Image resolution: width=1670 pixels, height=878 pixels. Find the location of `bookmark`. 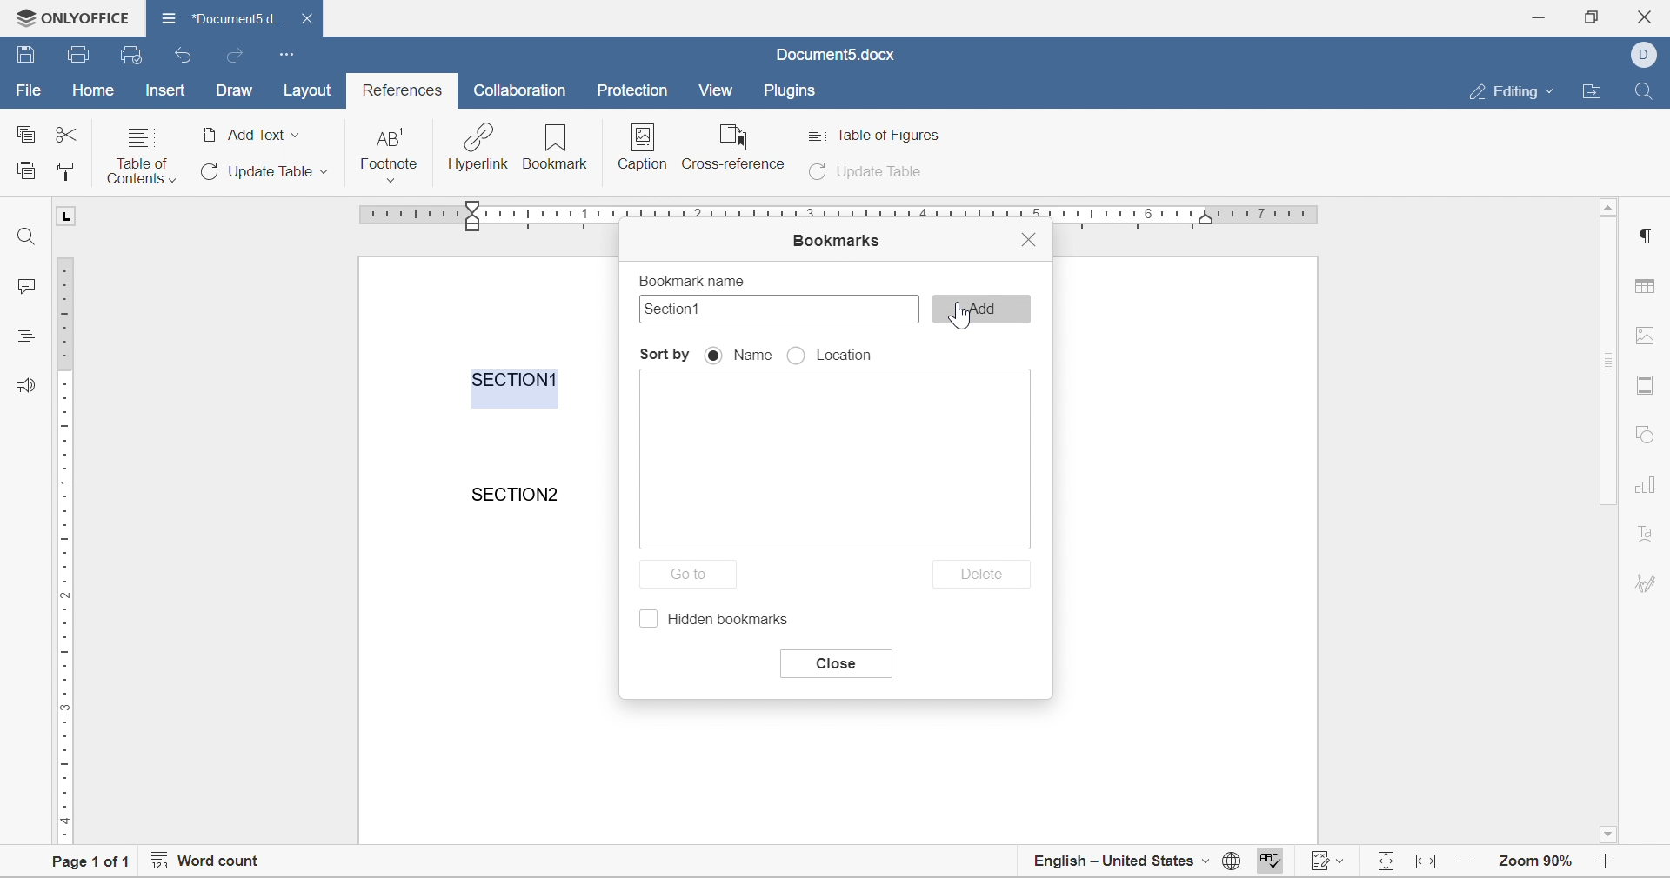

bookmark is located at coordinates (557, 150).